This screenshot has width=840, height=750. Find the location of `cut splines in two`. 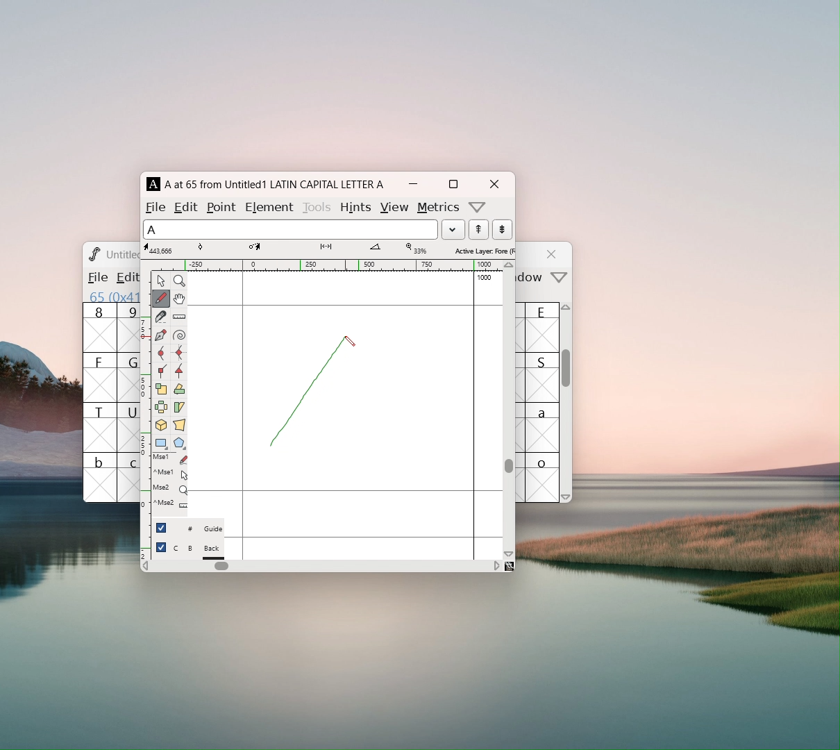

cut splines in two is located at coordinates (161, 318).